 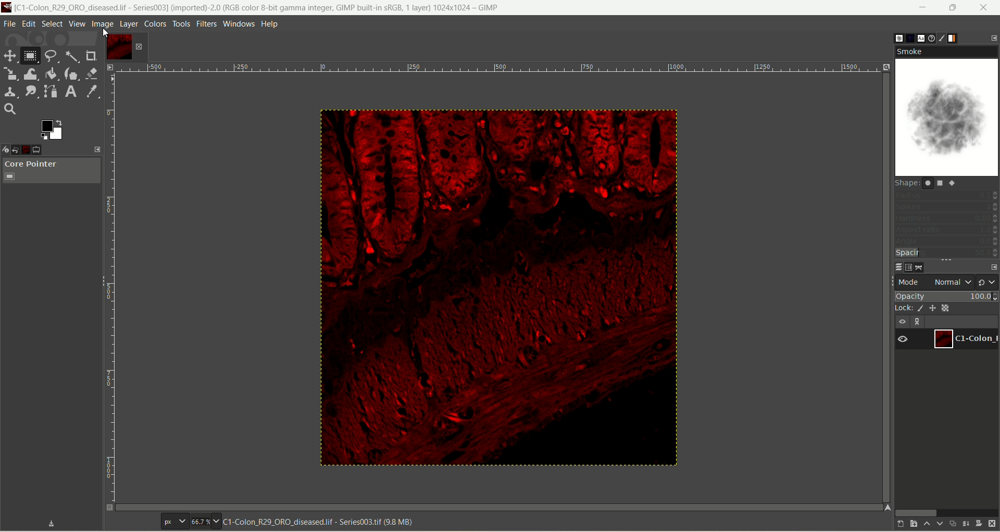 I want to click on document history, so click(x=929, y=38).